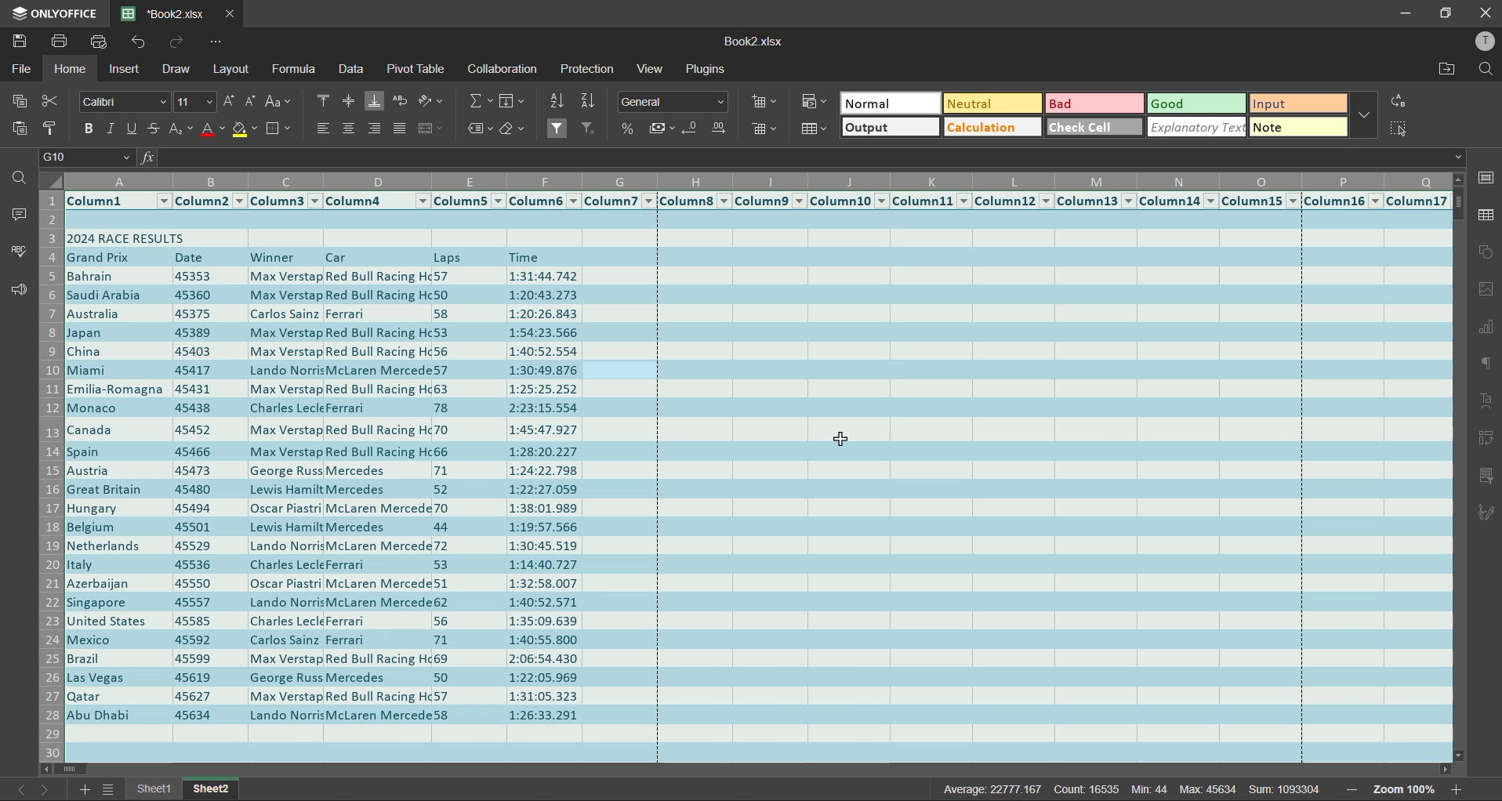 This screenshot has height=801, width=1502. What do you see at coordinates (1352, 789) in the screenshot?
I see `zoom out` at bounding box center [1352, 789].